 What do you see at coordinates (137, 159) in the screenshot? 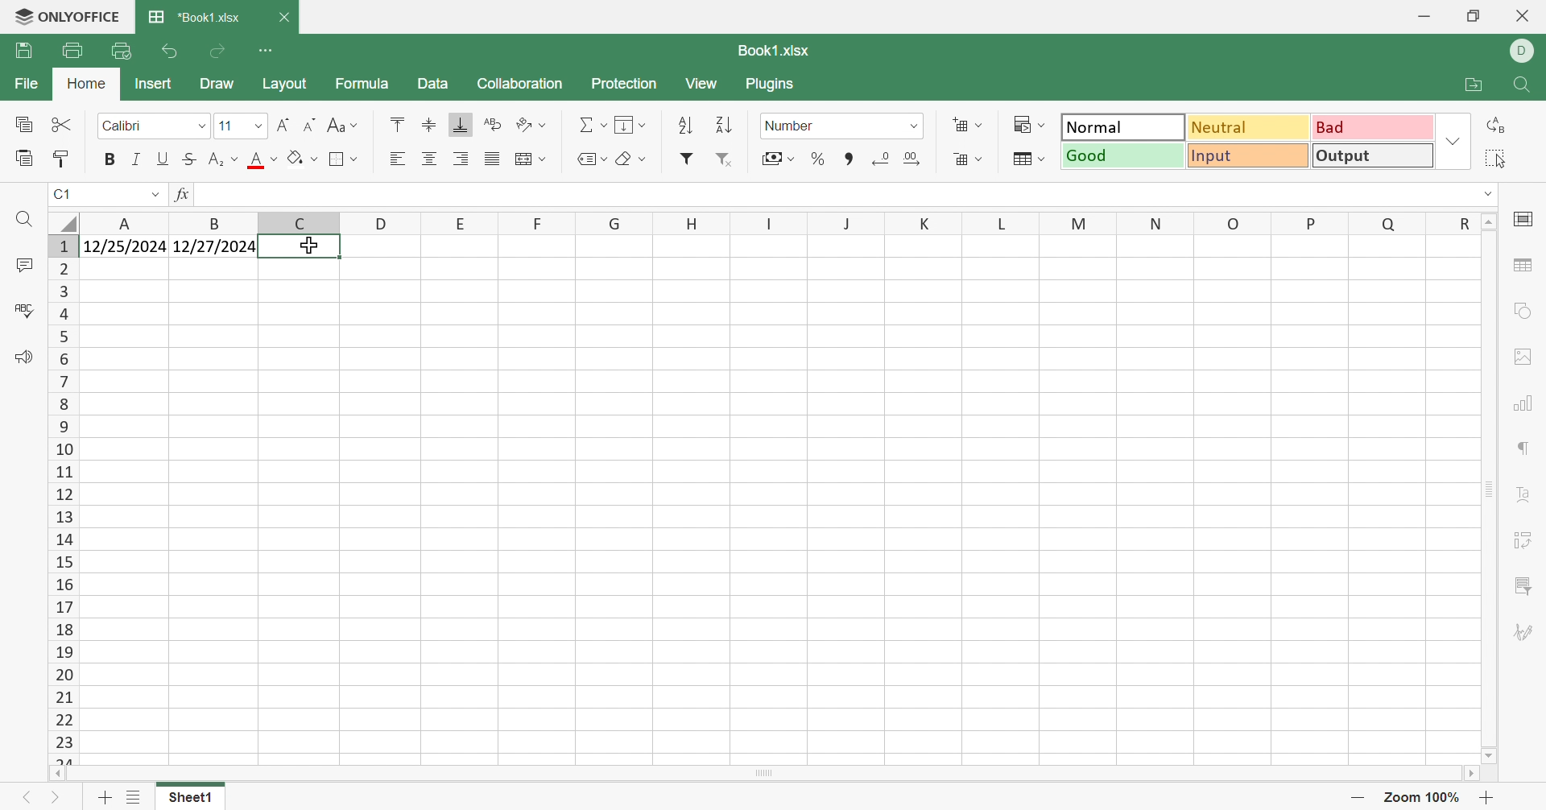
I see `Italic` at bounding box center [137, 159].